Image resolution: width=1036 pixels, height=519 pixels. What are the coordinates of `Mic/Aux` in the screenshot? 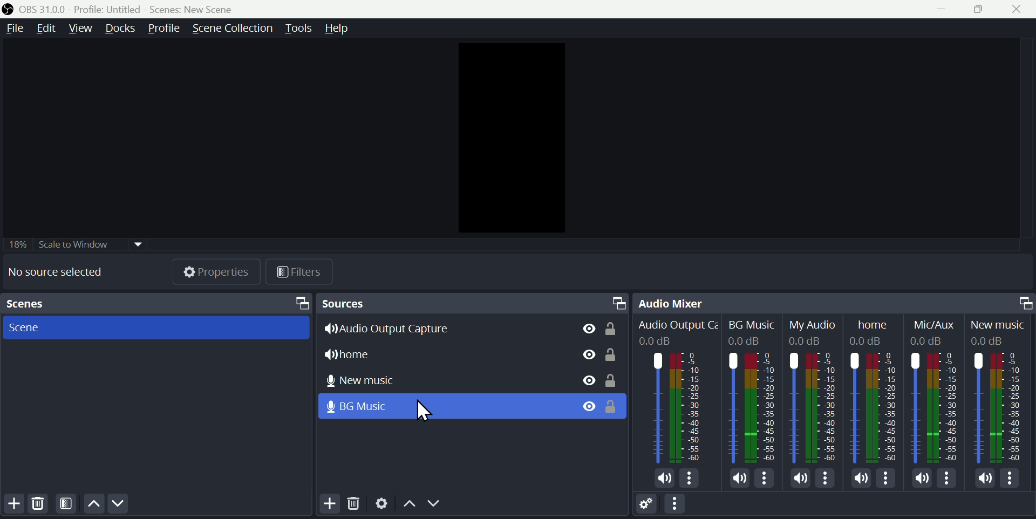 It's located at (932, 391).